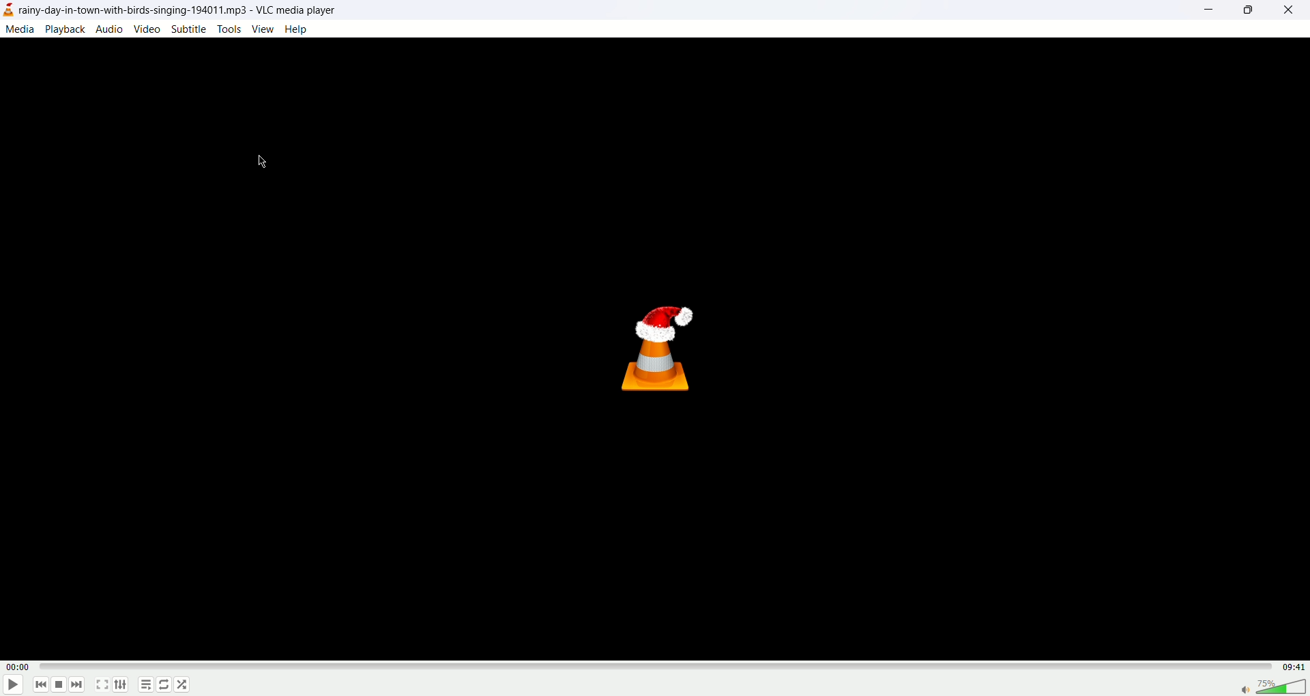 This screenshot has width=1310, height=696. I want to click on loop, so click(165, 686).